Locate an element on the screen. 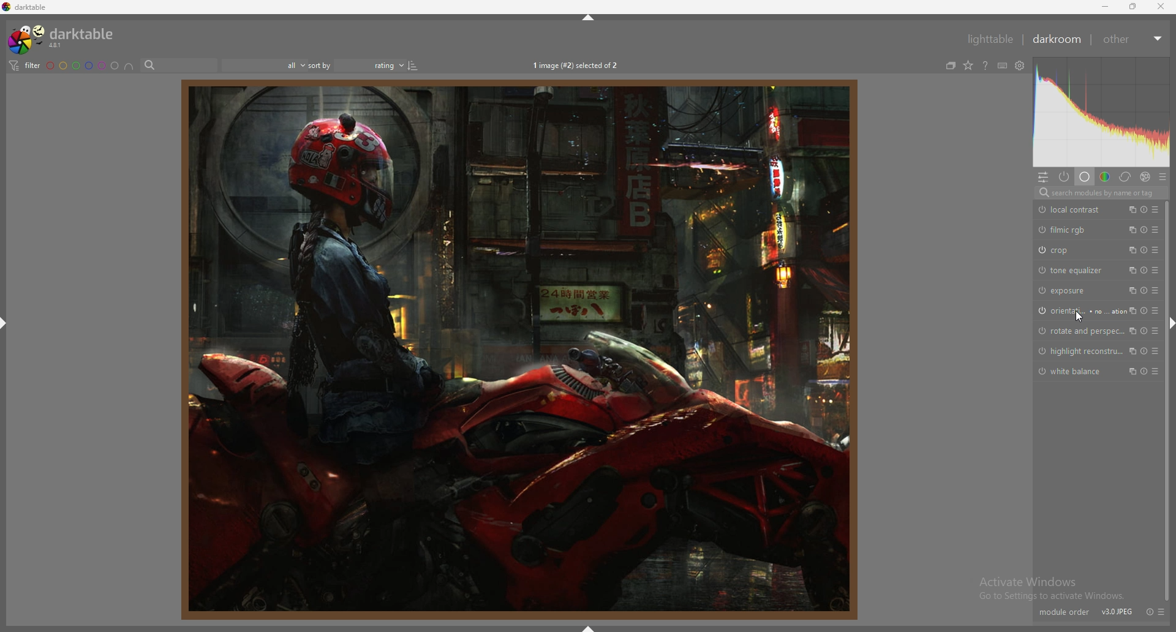  rotate and perspective is located at coordinates (1079, 331).